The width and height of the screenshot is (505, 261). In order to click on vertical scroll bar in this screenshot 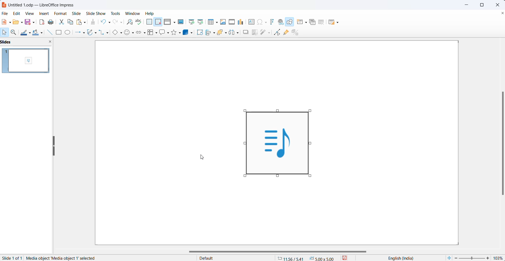, I will do `click(501, 142)`.